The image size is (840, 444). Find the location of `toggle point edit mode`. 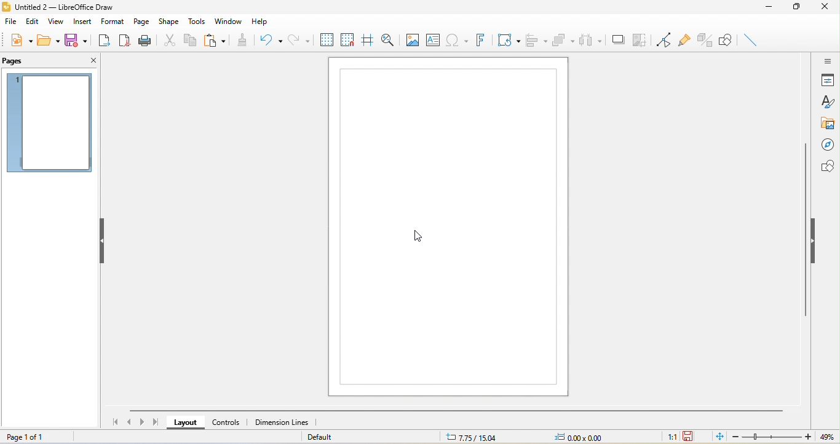

toggle point edit mode is located at coordinates (663, 39).